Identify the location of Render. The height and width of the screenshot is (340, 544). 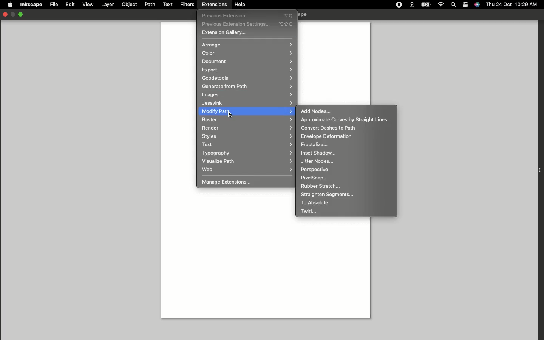
(248, 128).